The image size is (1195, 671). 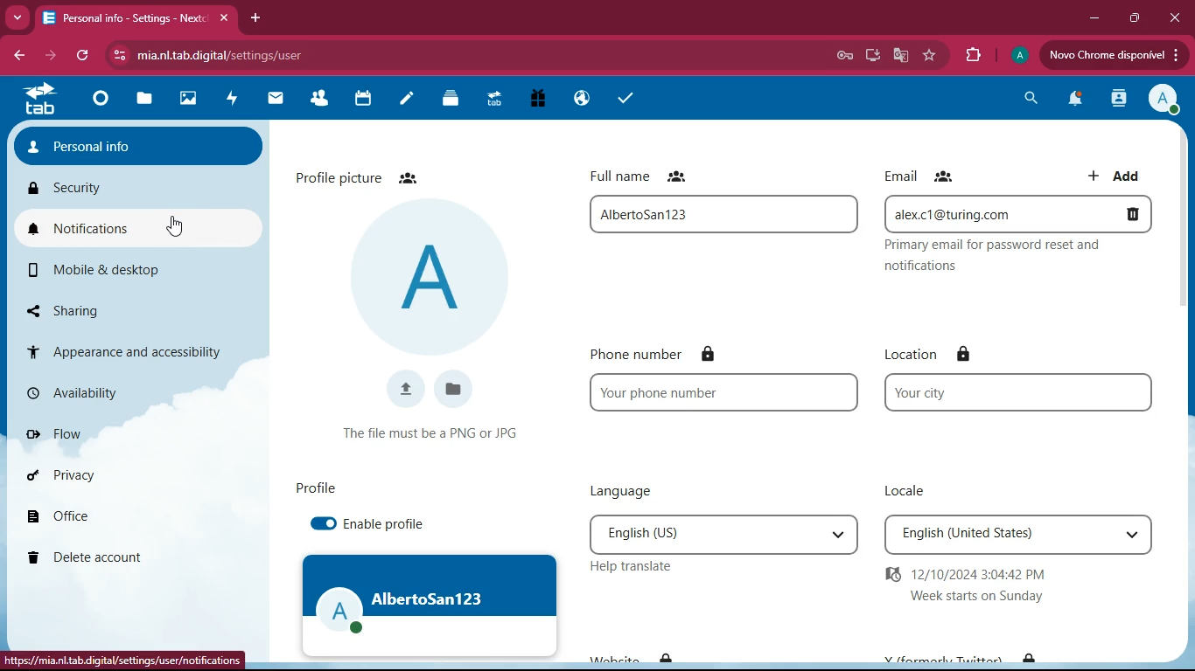 What do you see at coordinates (876, 55) in the screenshot?
I see `desktop` at bounding box center [876, 55].